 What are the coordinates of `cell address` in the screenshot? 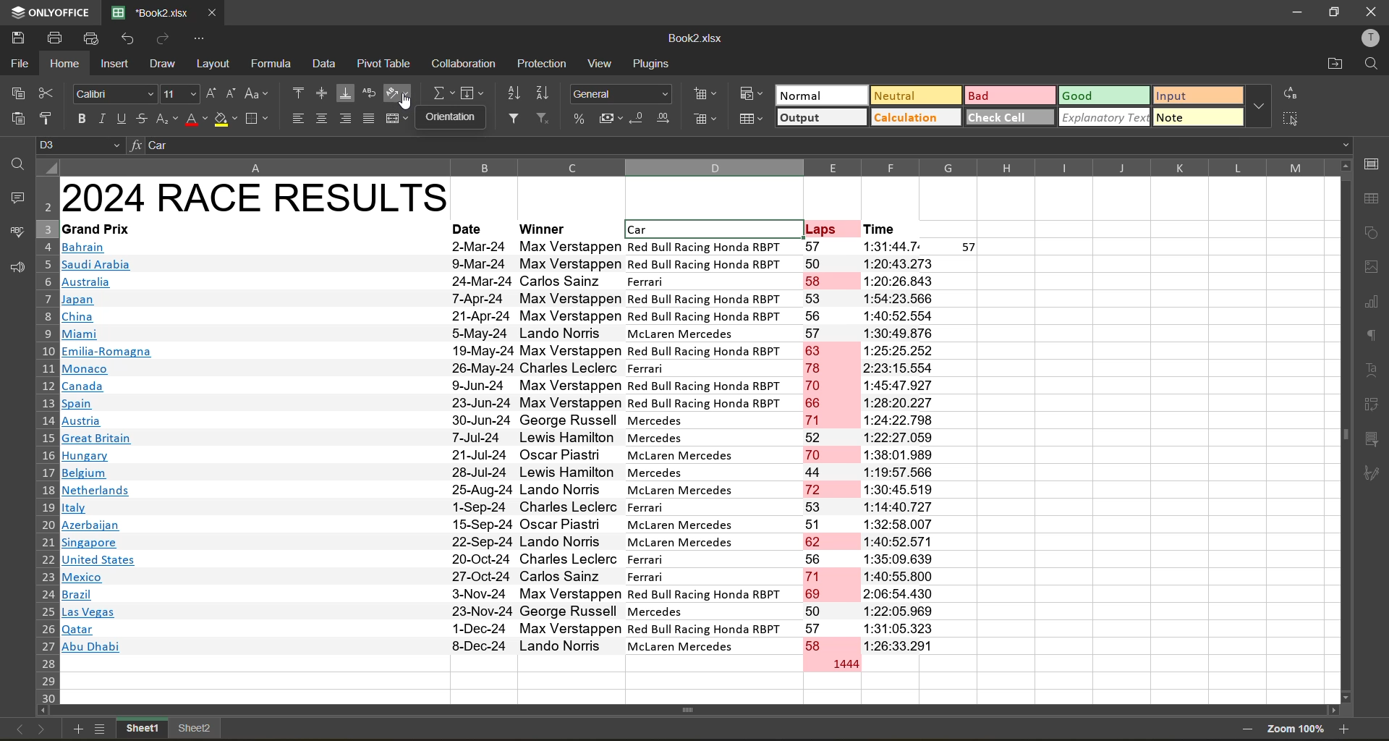 It's located at (81, 145).